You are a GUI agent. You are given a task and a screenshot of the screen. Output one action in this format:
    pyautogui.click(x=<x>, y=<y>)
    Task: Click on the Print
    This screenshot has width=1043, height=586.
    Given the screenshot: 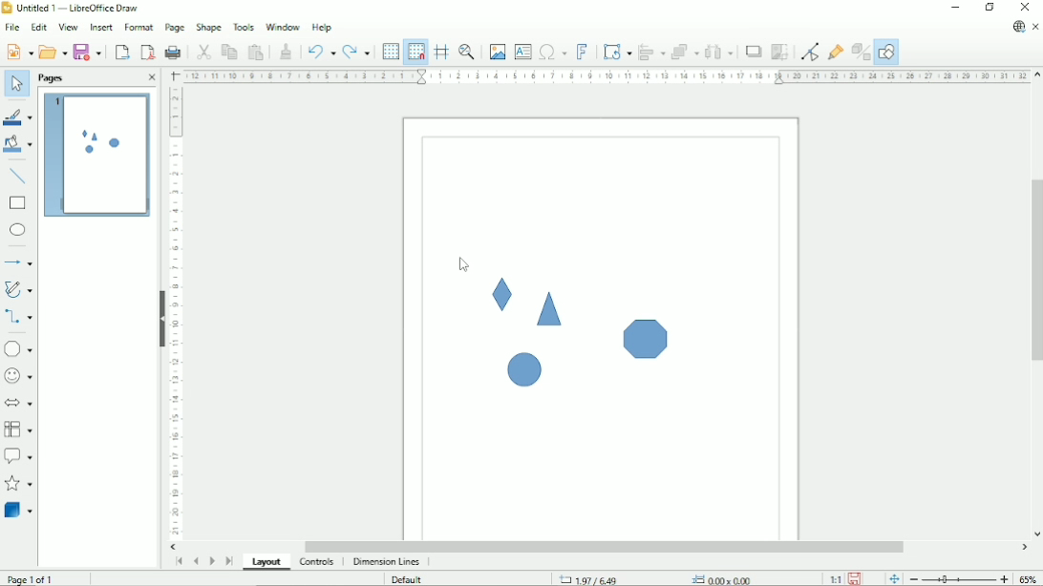 What is the action you would take?
    pyautogui.click(x=173, y=50)
    